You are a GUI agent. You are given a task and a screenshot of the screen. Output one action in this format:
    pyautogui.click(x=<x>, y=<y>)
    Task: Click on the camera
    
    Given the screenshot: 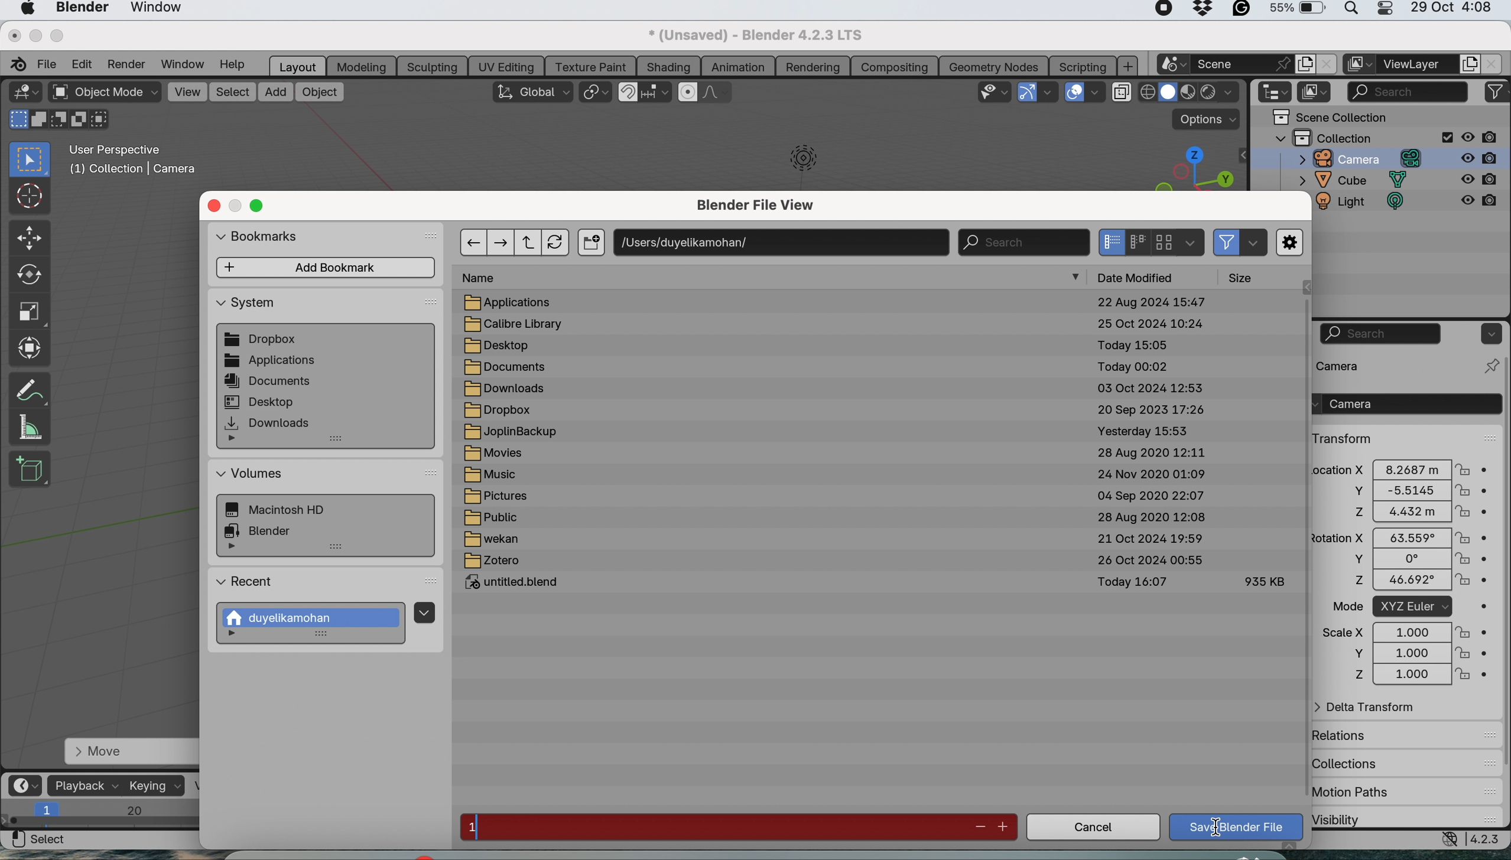 What is the action you would take?
    pyautogui.click(x=1360, y=365)
    